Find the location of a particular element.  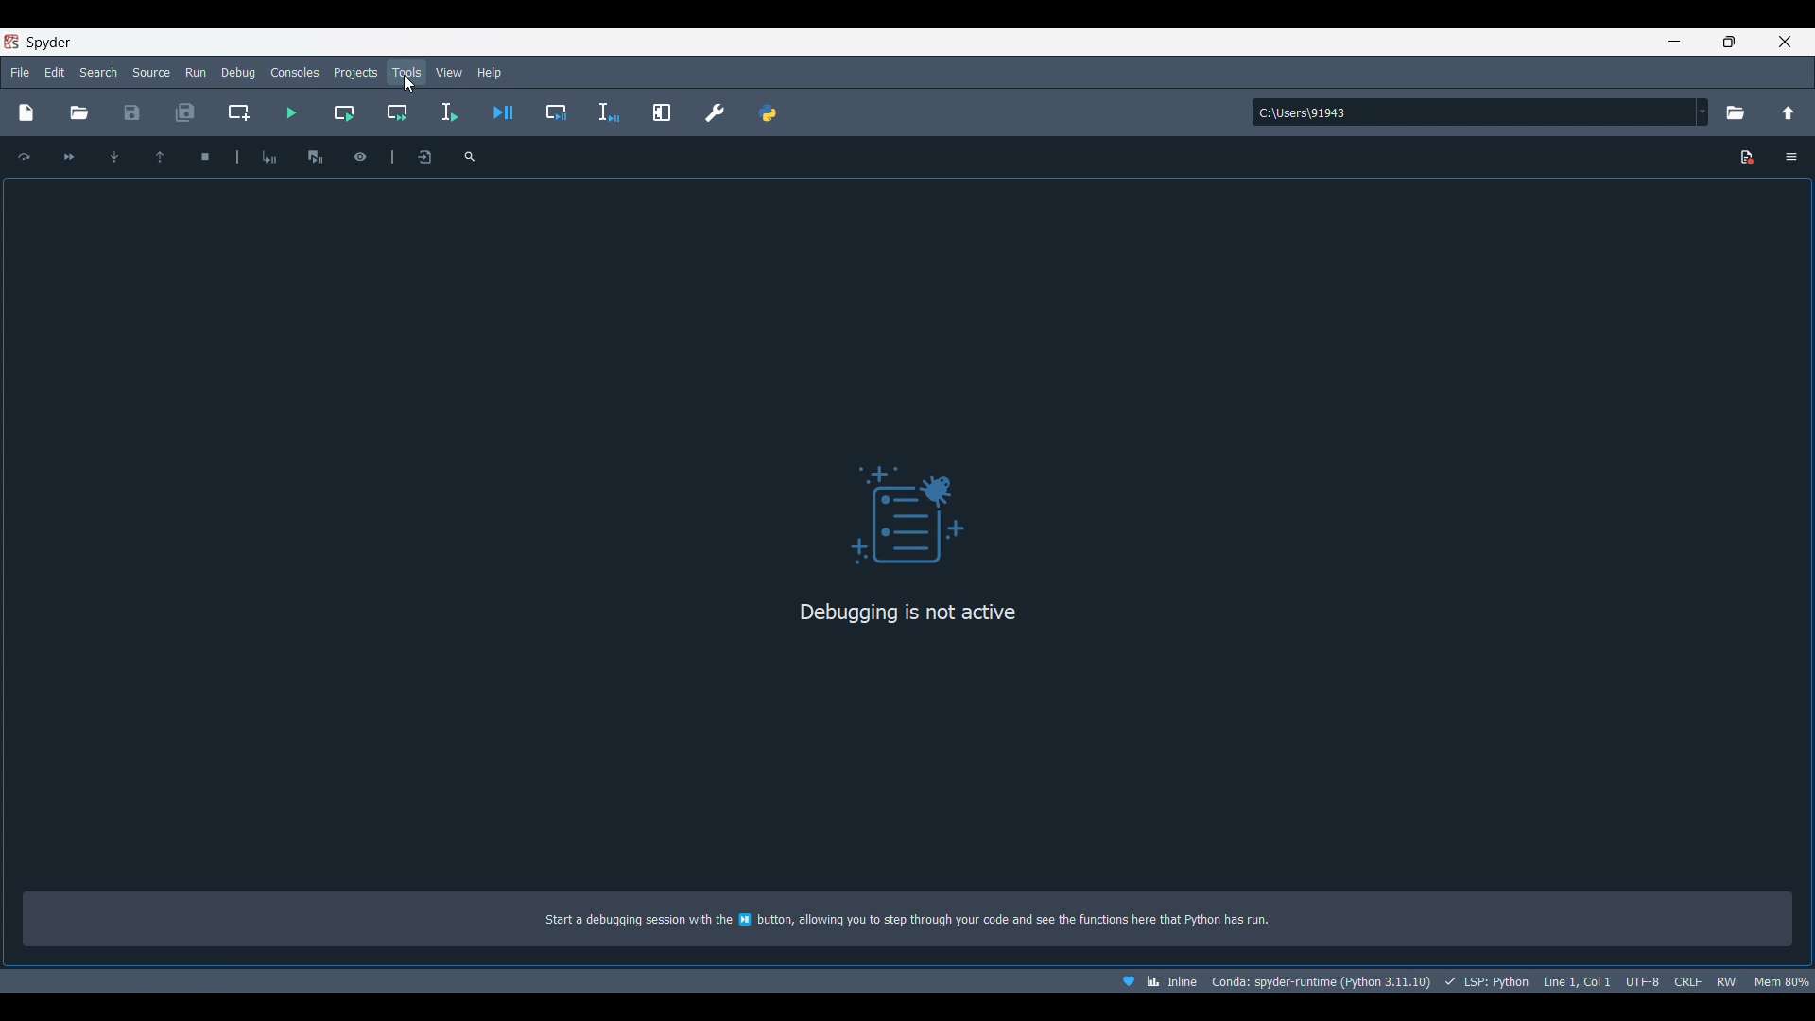

Options is located at coordinates (1790, 156).